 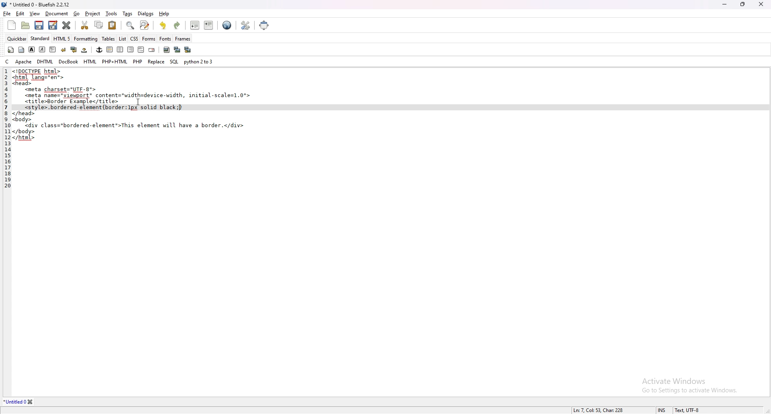 What do you see at coordinates (24, 61) in the screenshot?
I see `apache` at bounding box center [24, 61].